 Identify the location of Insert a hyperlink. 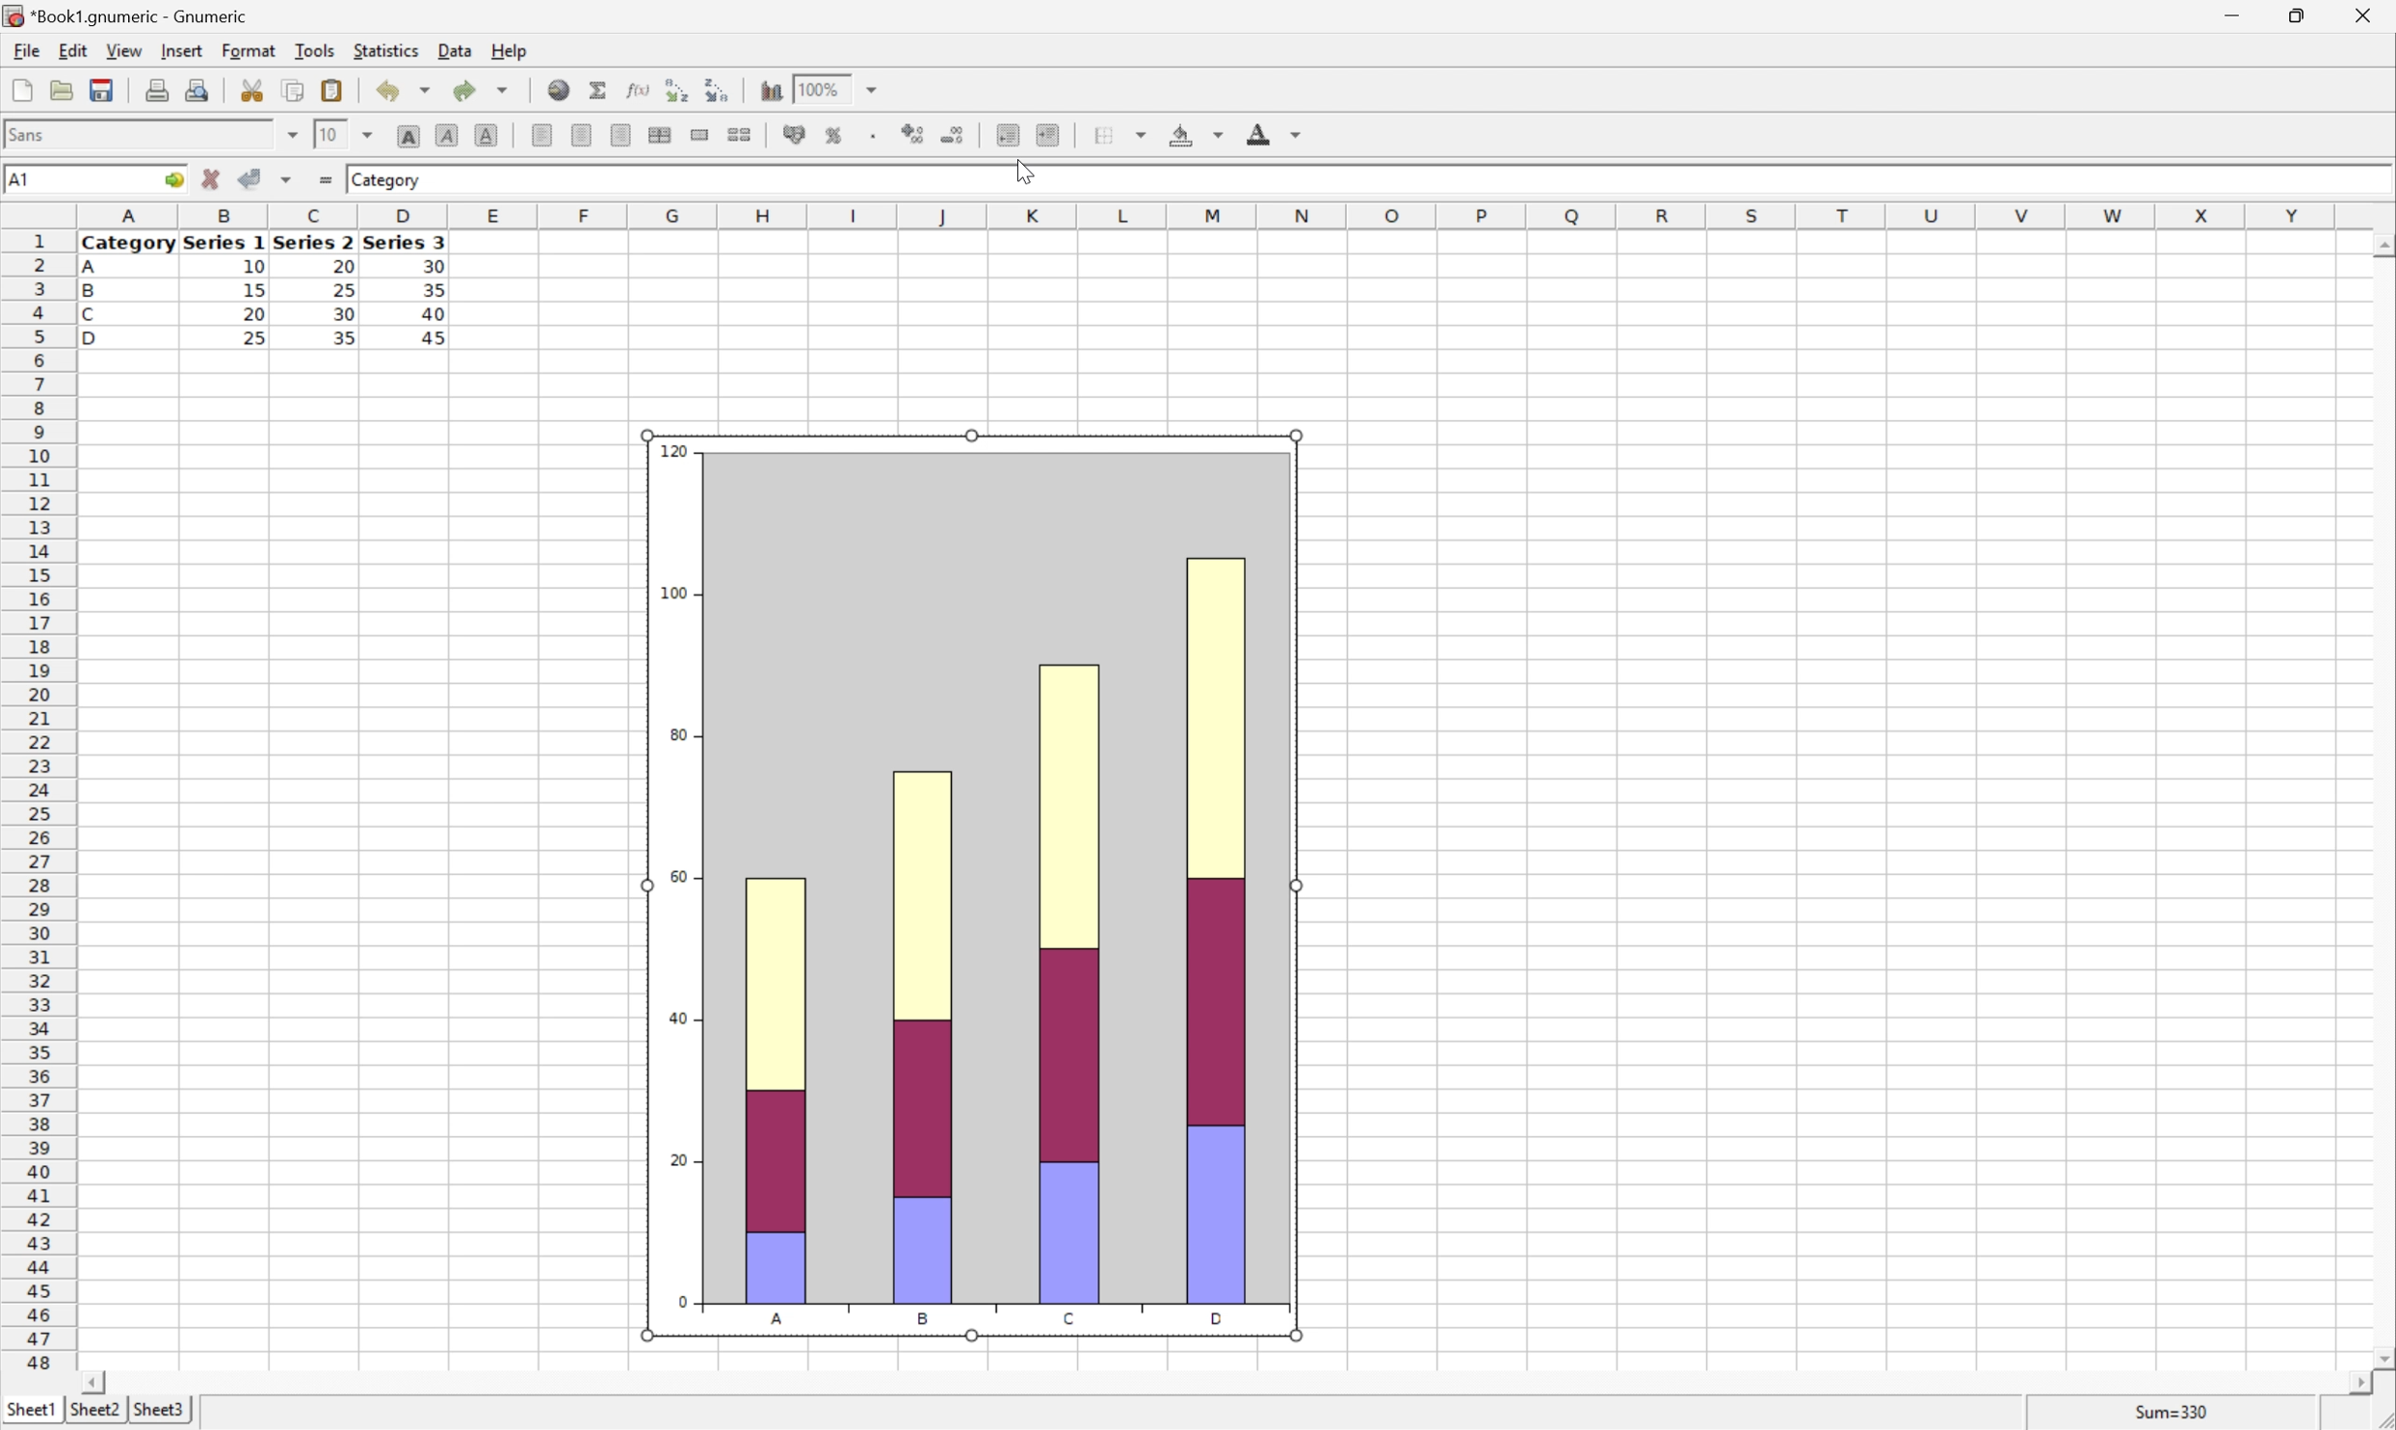
(559, 88).